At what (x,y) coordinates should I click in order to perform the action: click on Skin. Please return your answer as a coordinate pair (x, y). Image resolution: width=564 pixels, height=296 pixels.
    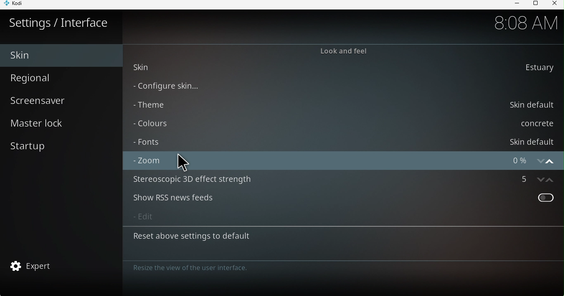
    Looking at the image, I should click on (57, 55).